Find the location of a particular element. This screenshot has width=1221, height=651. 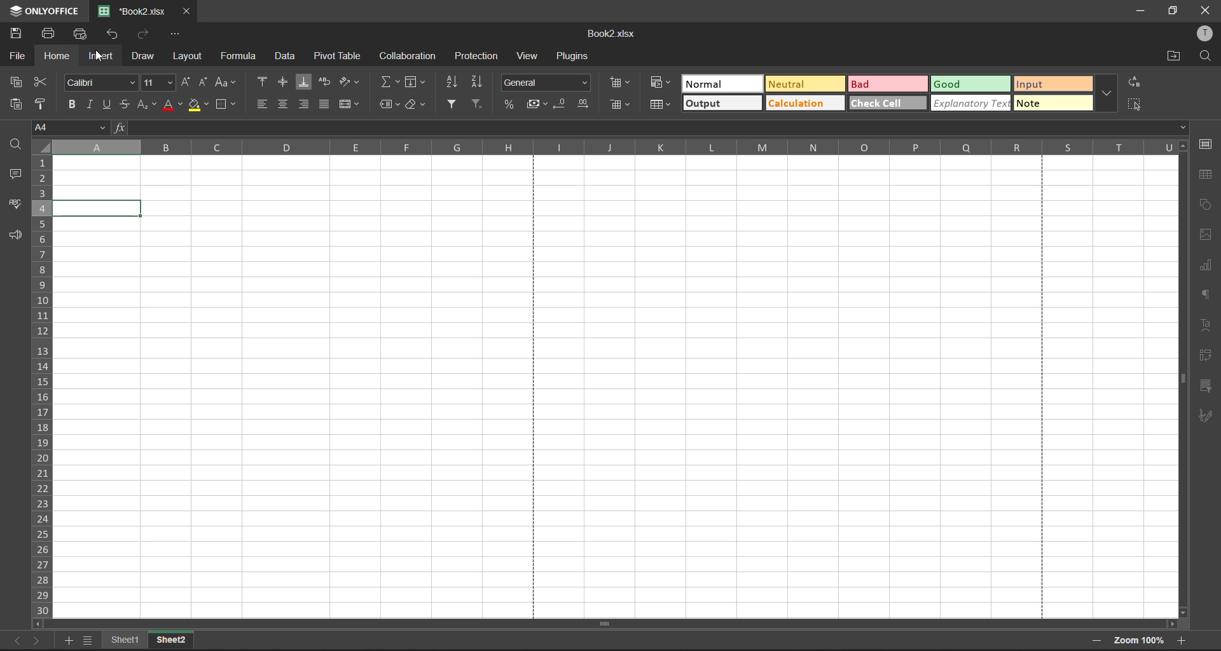

icon is located at coordinates (14, 11).